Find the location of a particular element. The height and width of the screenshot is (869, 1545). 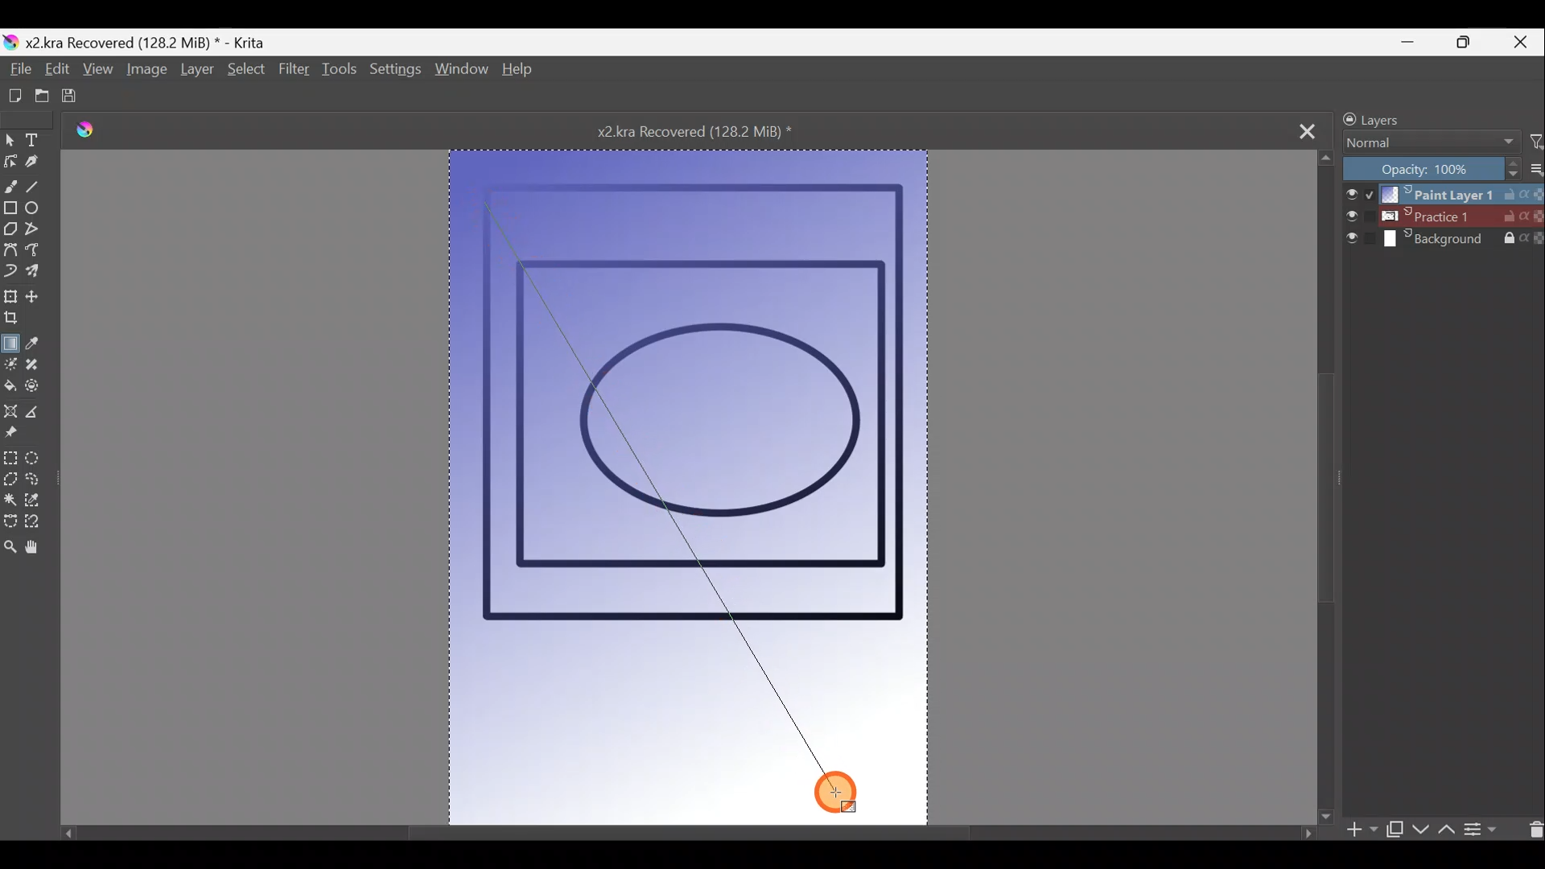

Sample a colour from the image/current layer is located at coordinates (36, 344).